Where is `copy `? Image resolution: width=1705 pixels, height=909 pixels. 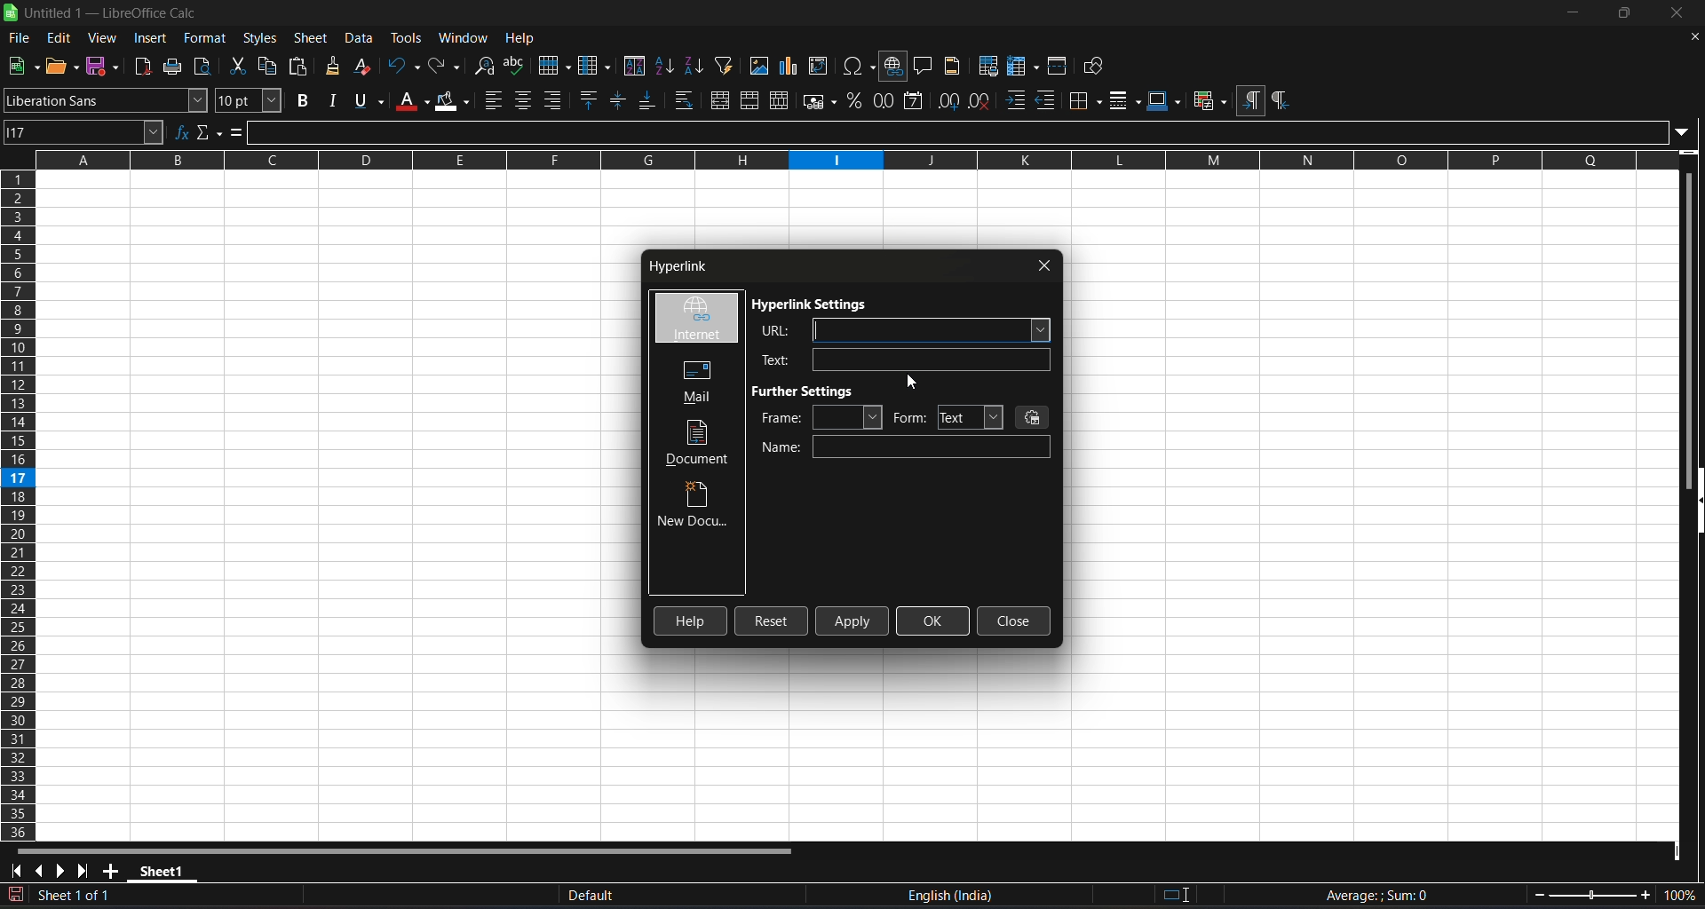
copy  is located at coordinates (269, 64).